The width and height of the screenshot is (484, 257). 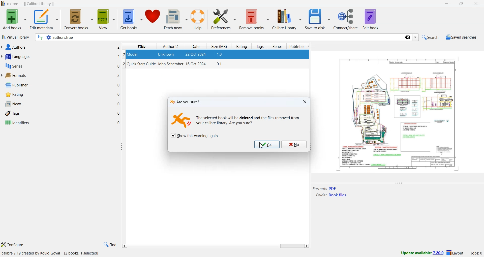 I want to click on File Path location, so click(x=331, y=195).